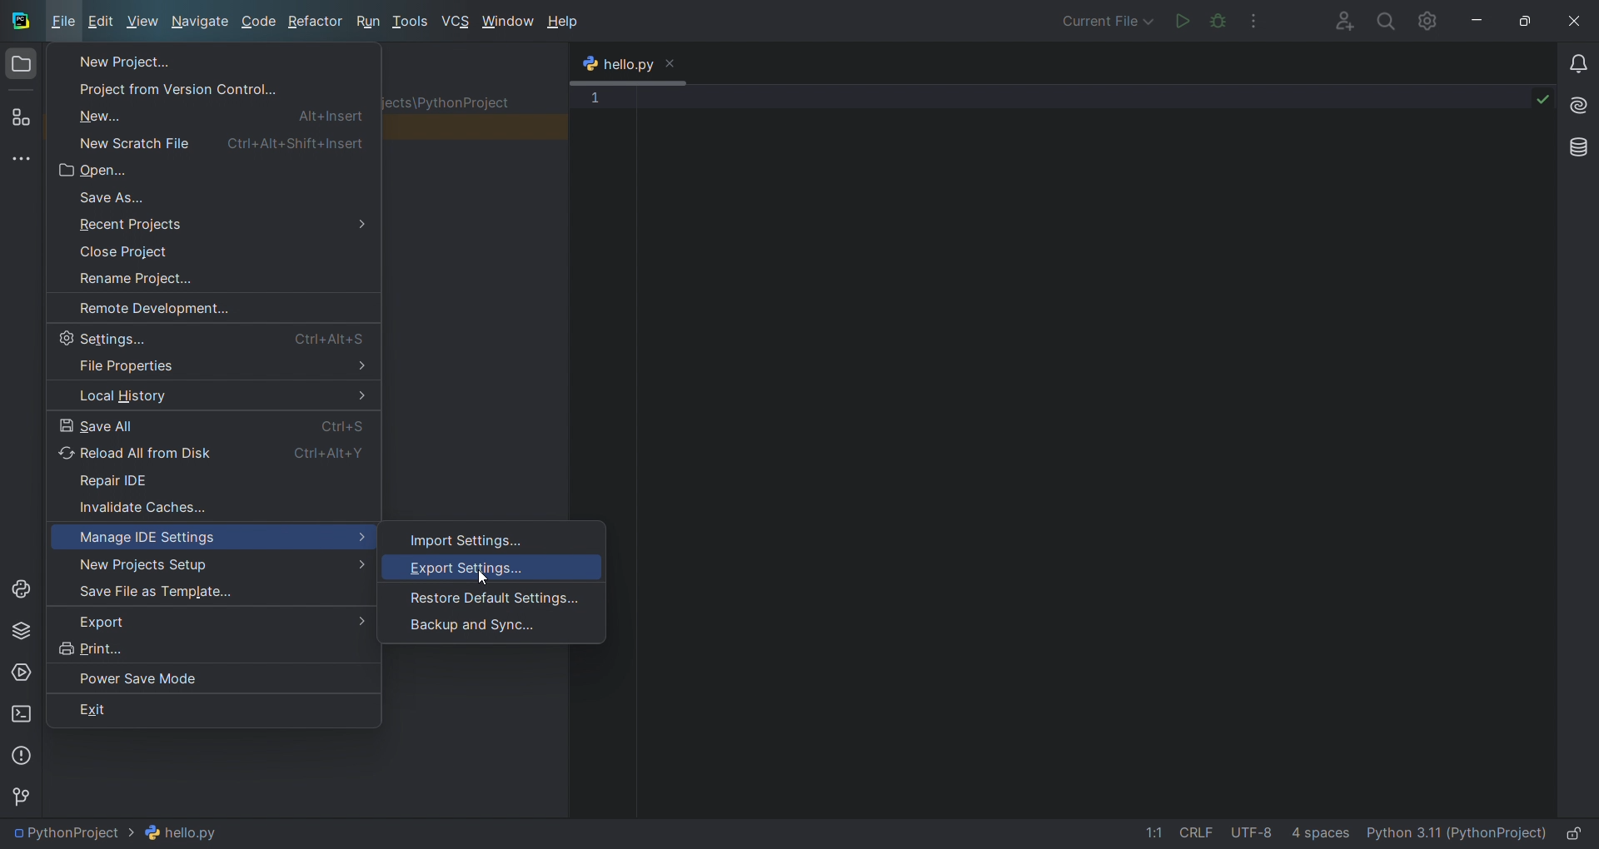  Describe the element at coordinates (1577, 66) in the screenshot. I see `notifications` at that location.